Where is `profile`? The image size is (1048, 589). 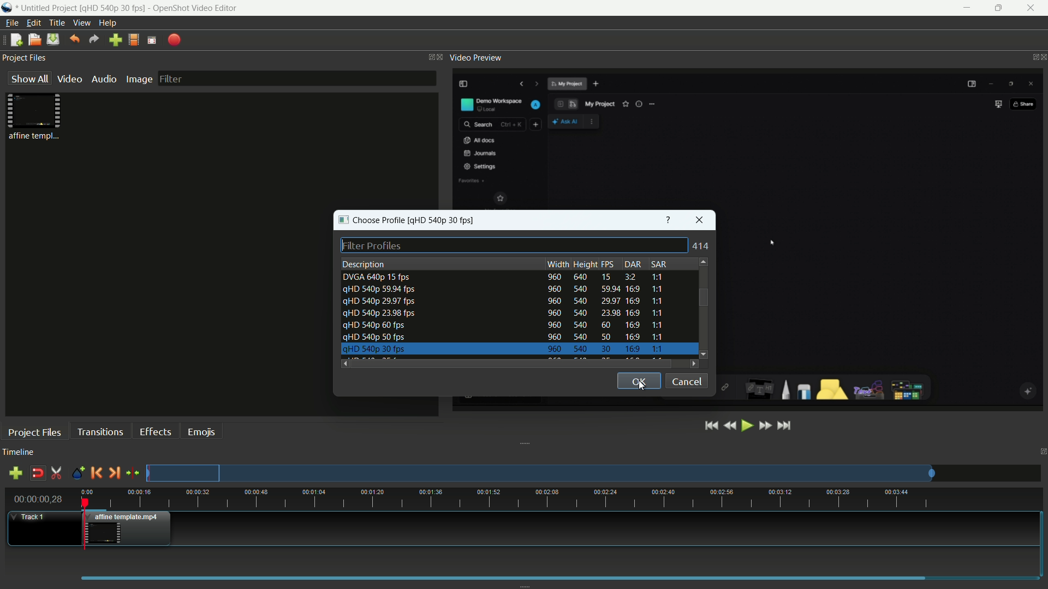
profile is located at coordinates (444, 220).